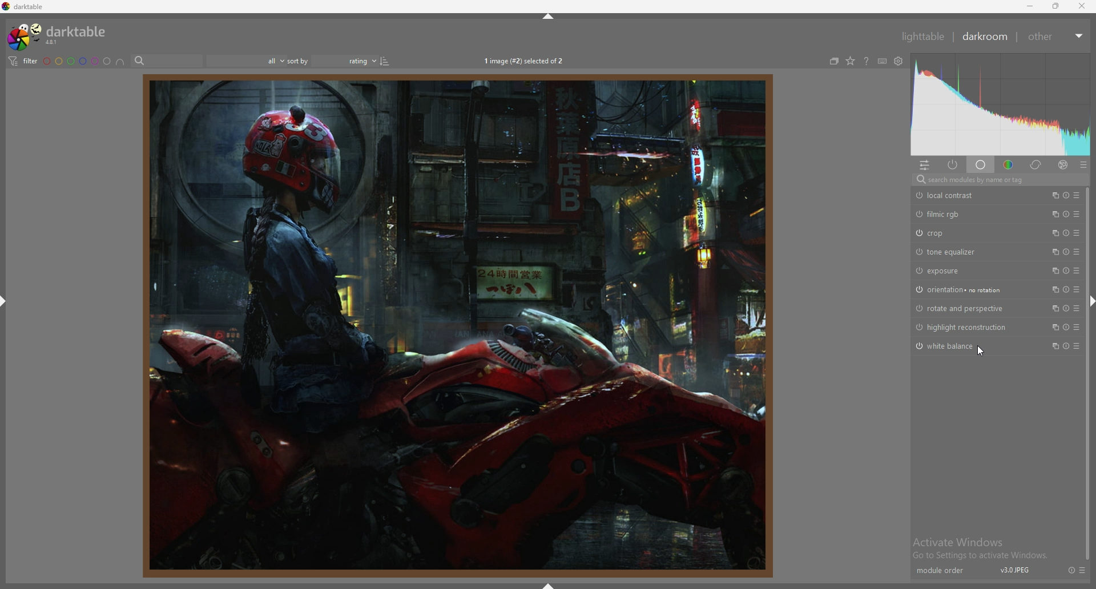 This screenshot has height=589, width=1096. What do you see at coordinates (549, 16) in the screenshot?
I see `hide` at bounding box center [549, 16].